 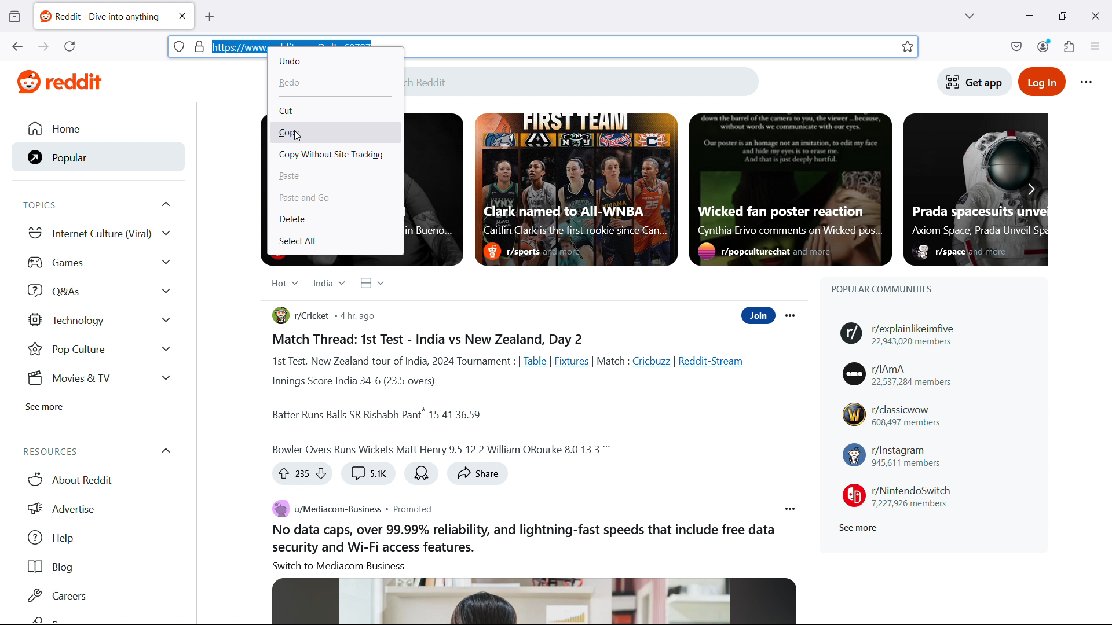 What do you see at coordinates (791, 315) in the screenshot?
I see `Post options` at bounding box center [791, 315].